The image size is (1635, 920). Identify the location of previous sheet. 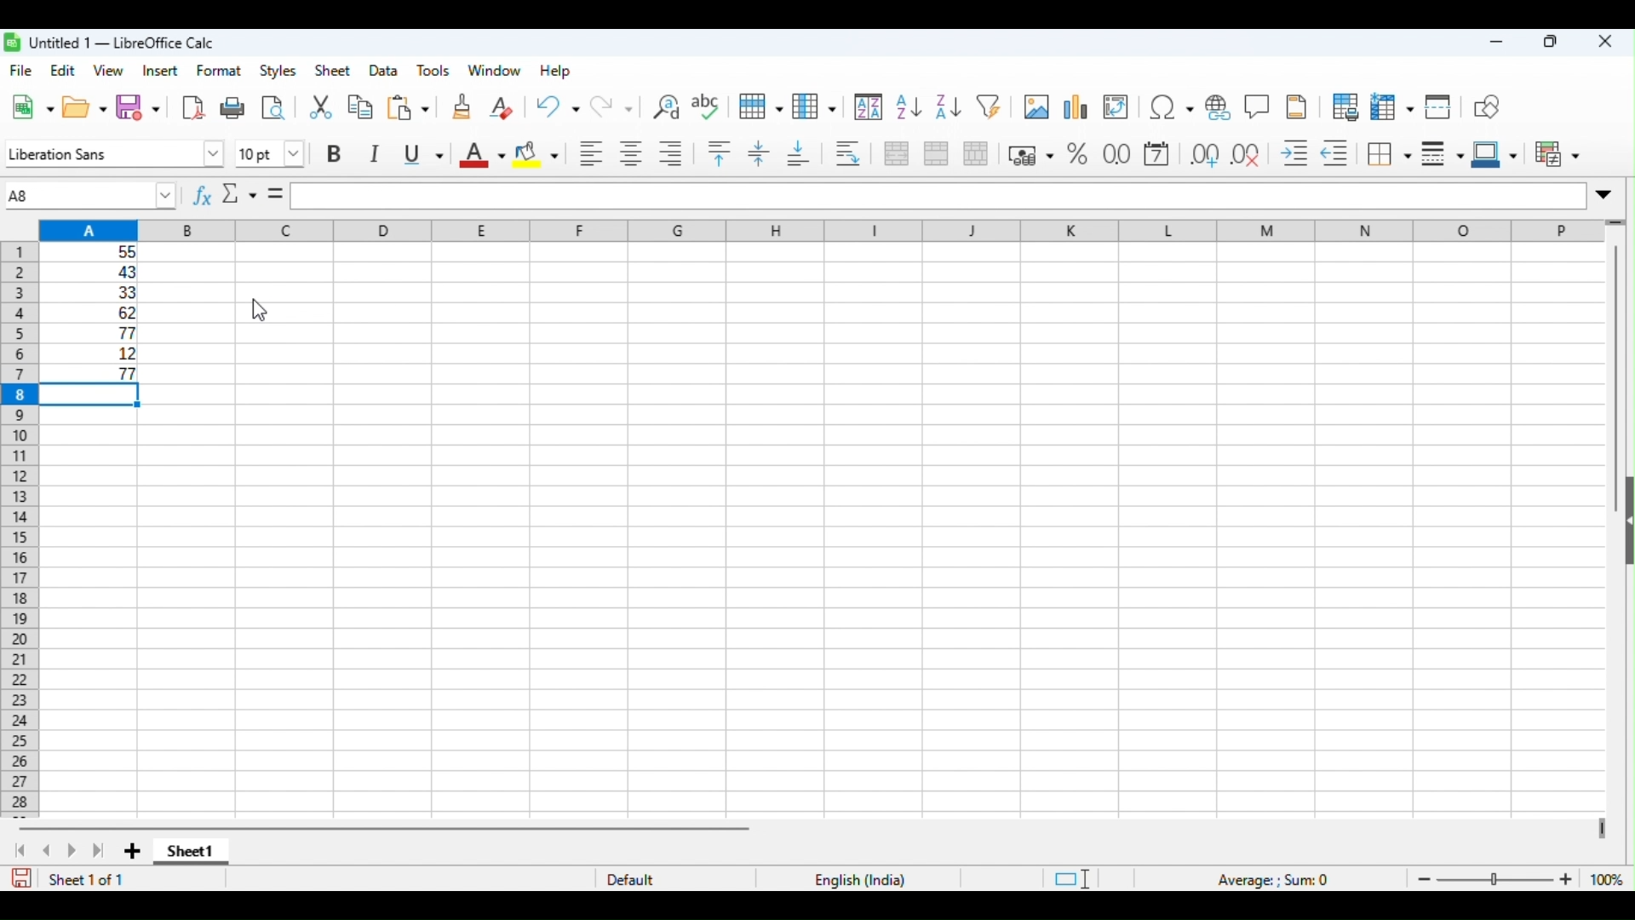
(49, 850).